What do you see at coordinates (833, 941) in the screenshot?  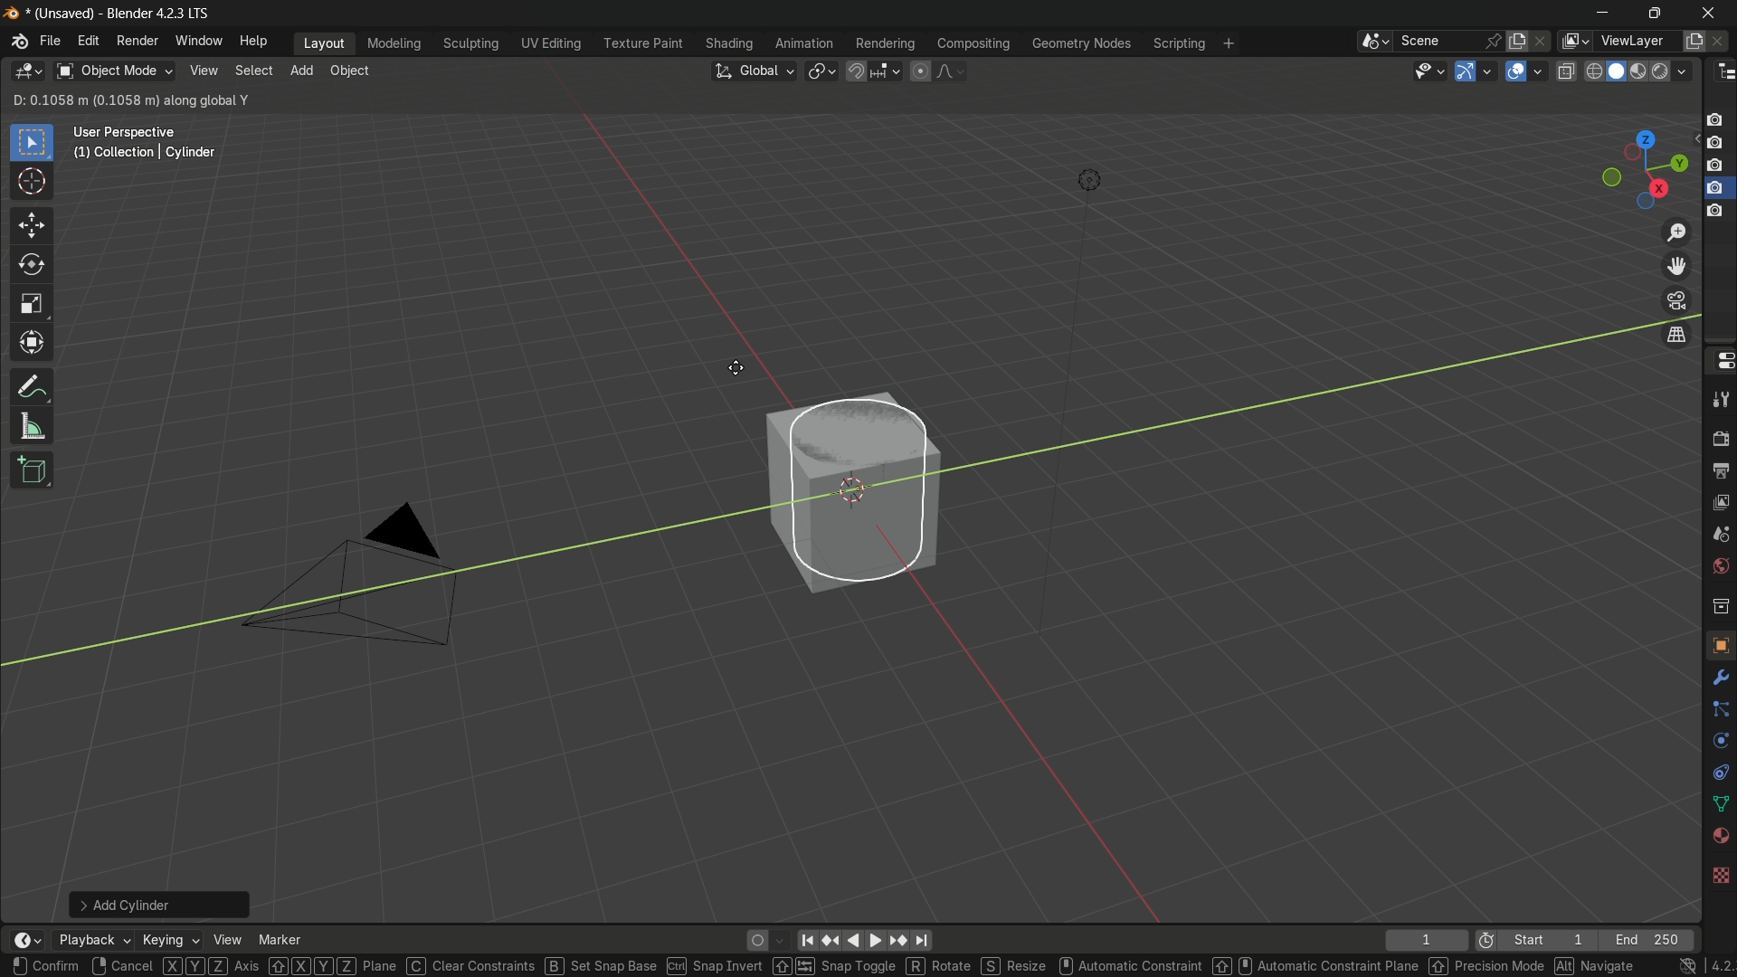 I see `reset` at bounding box center [833, 941].